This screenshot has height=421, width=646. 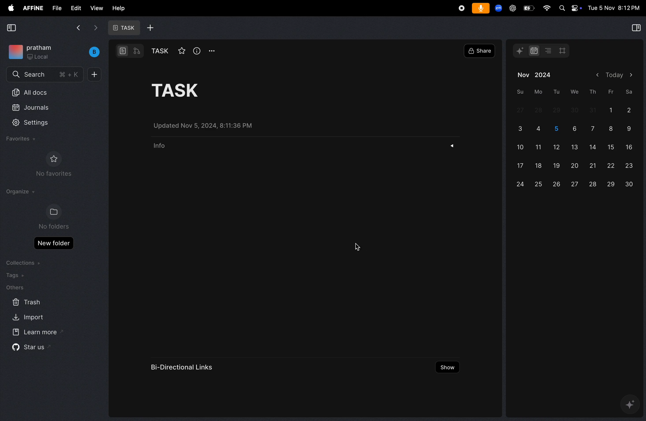 I want to click on today, so click(x=613, y=75).